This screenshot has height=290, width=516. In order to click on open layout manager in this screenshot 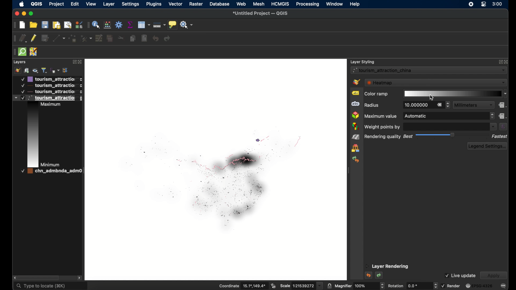, I will do `click(68, 25)`.